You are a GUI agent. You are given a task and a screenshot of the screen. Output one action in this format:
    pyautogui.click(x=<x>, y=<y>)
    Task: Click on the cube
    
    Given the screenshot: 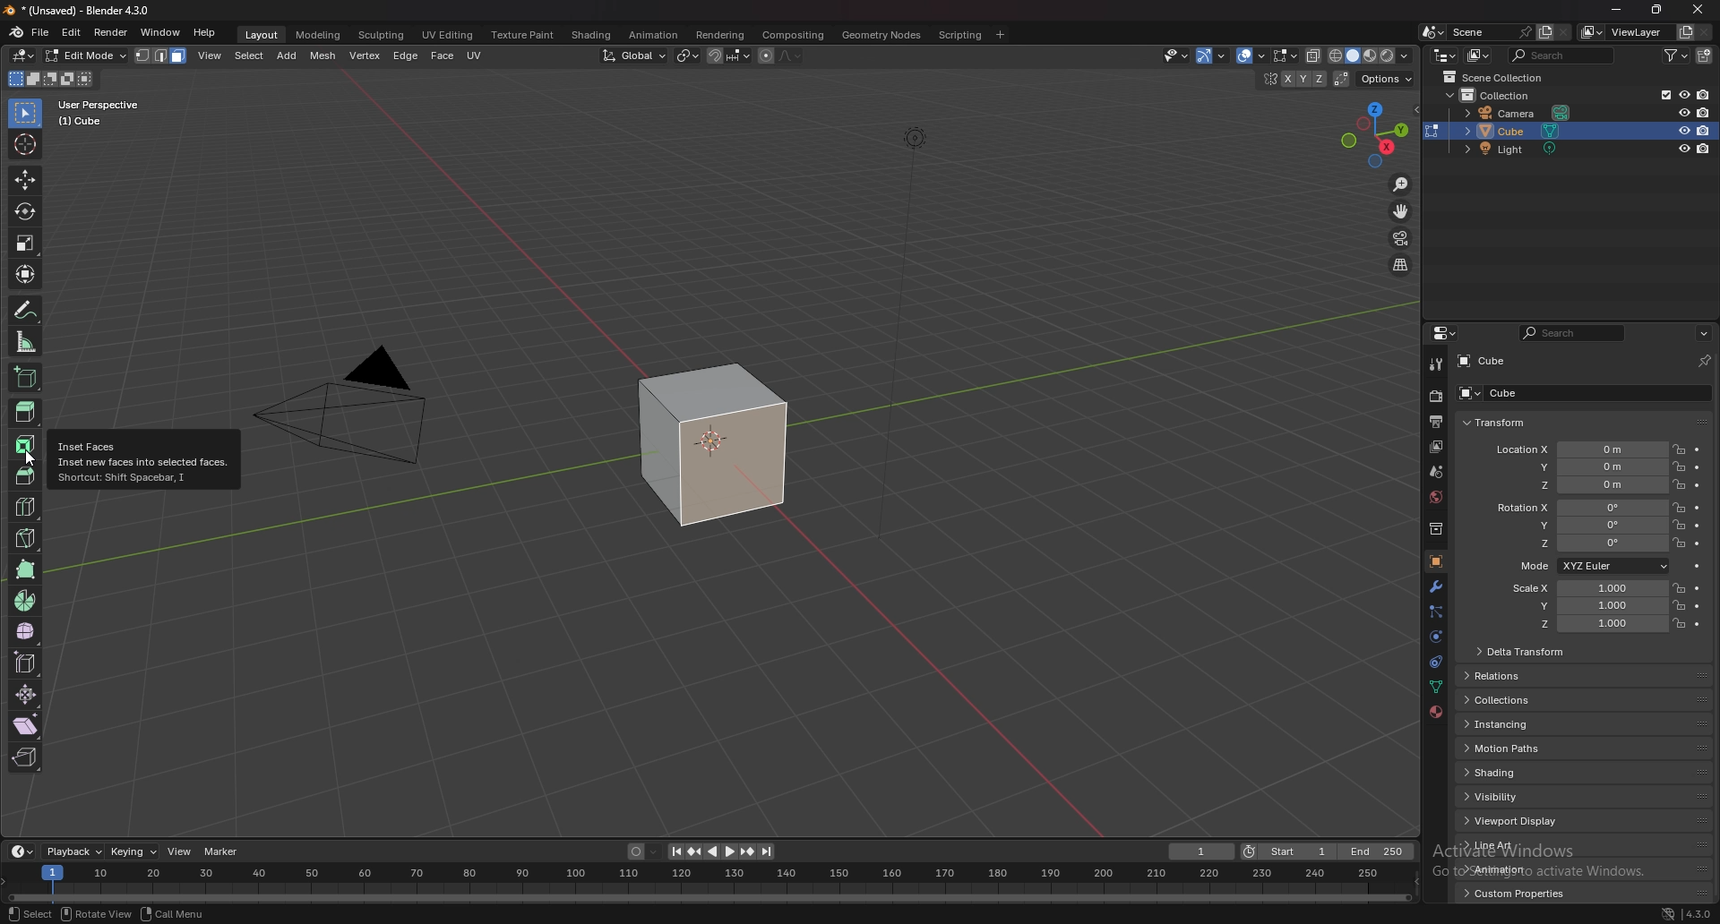 What is the action you would take?
    pyautogui.click(x=1484, y=361)
    